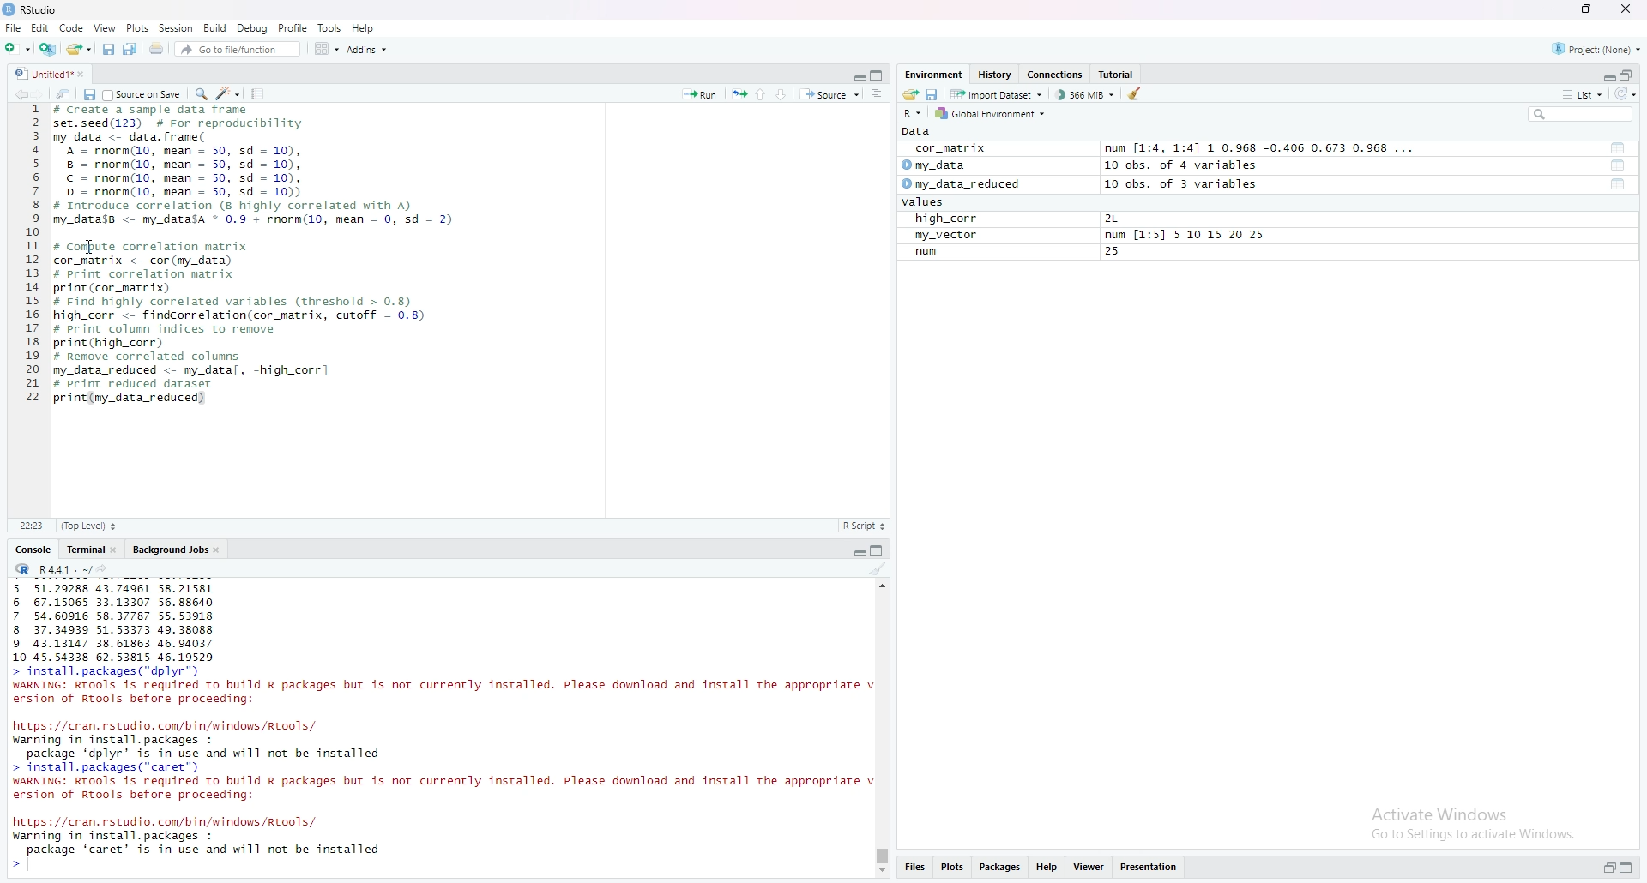  I want to click on cursor, so click(89, 247).